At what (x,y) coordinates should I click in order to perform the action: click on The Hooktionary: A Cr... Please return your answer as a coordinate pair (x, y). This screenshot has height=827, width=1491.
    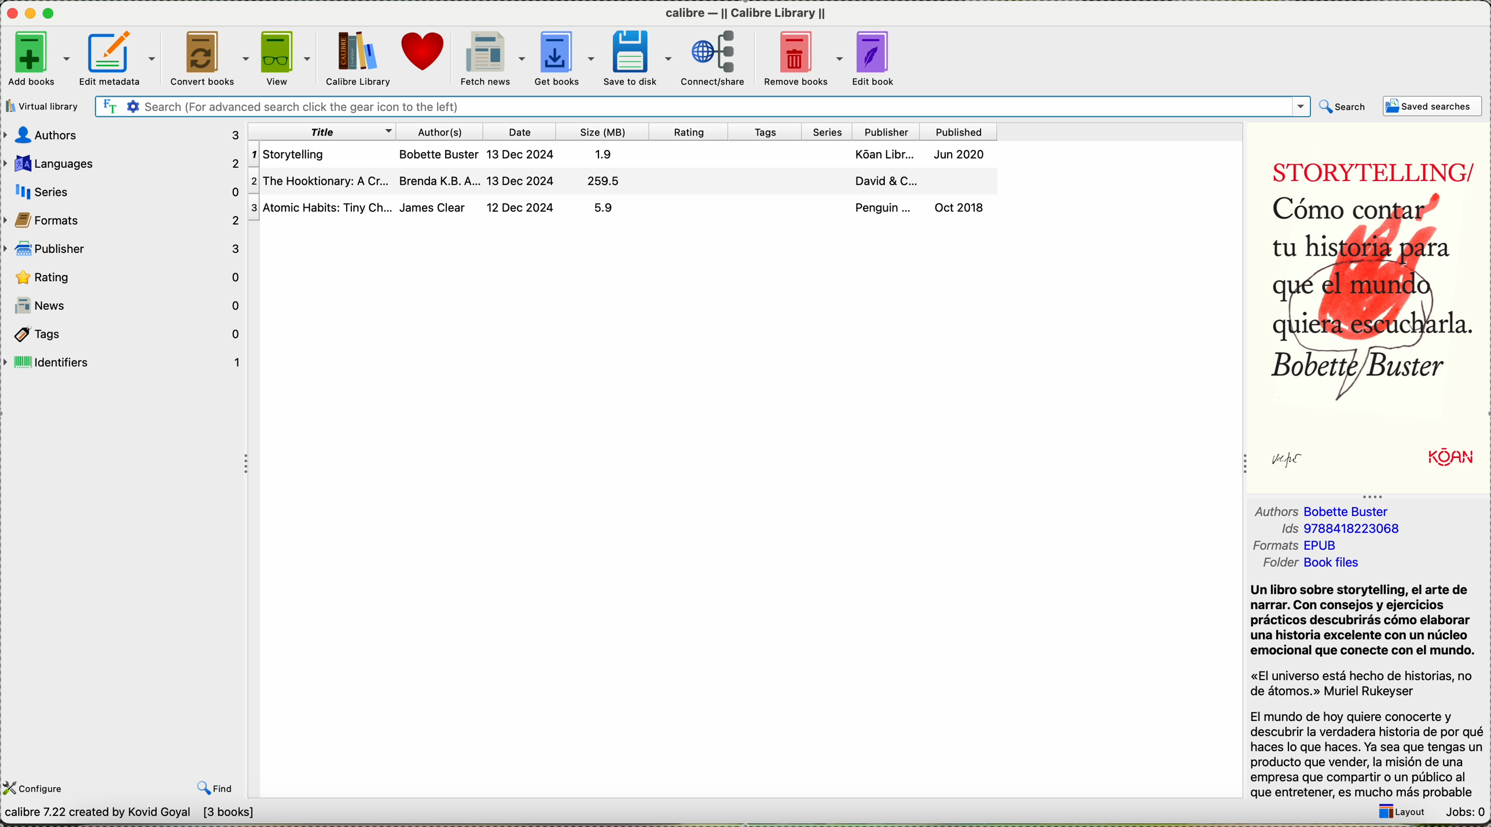
    Looking at the image, I should click on (322, 181).